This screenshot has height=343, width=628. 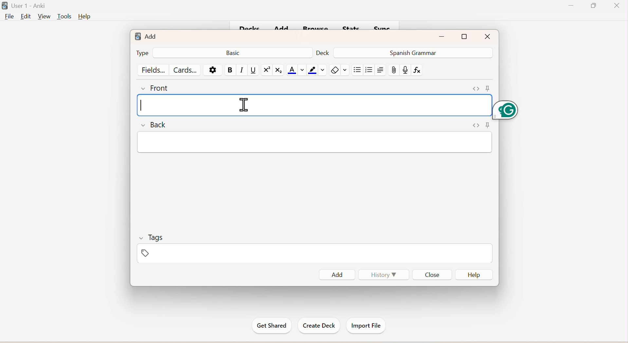 I want to click on Fields..., so click(x=154, y=69).